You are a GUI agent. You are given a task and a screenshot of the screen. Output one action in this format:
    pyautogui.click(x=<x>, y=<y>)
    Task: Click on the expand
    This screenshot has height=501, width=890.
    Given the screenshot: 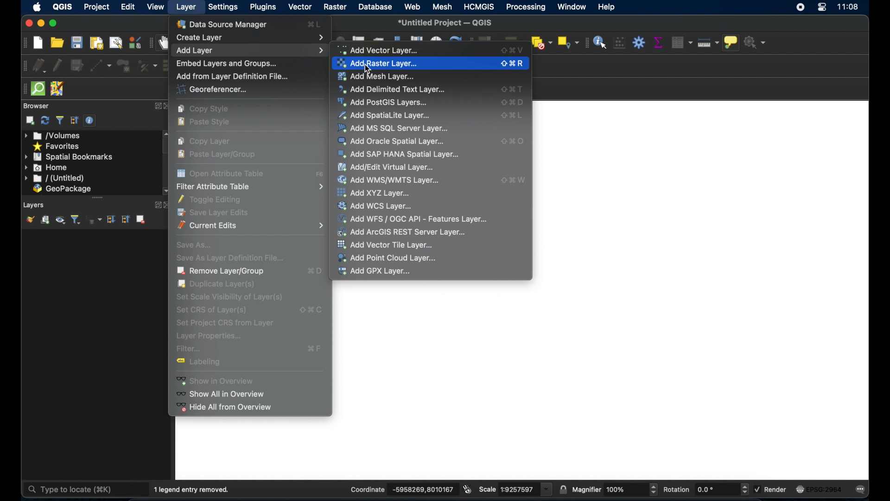 What is the action you would take?
    pyautogui.click(x=155, y=205)
    